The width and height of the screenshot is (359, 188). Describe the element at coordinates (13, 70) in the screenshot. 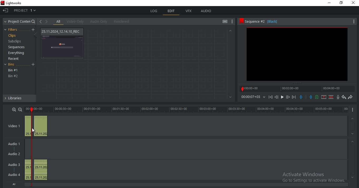

I see `bin #1` at that location.